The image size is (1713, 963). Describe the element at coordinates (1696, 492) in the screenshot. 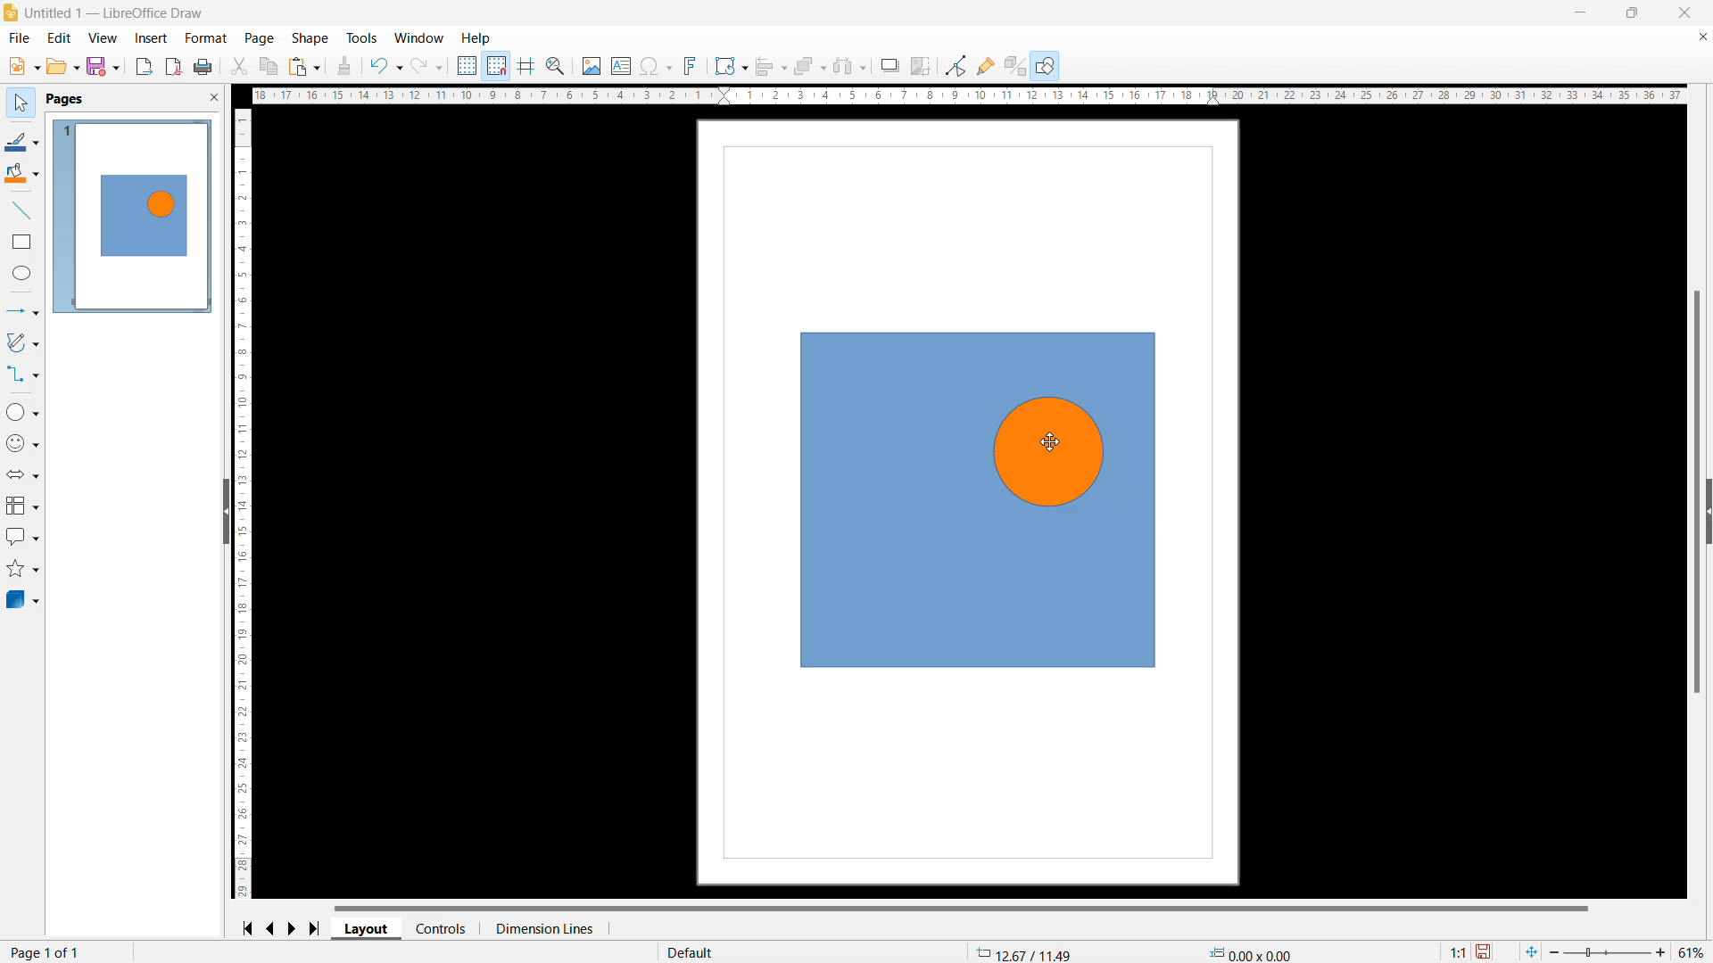

I see `vertical scrollbar` at that location.